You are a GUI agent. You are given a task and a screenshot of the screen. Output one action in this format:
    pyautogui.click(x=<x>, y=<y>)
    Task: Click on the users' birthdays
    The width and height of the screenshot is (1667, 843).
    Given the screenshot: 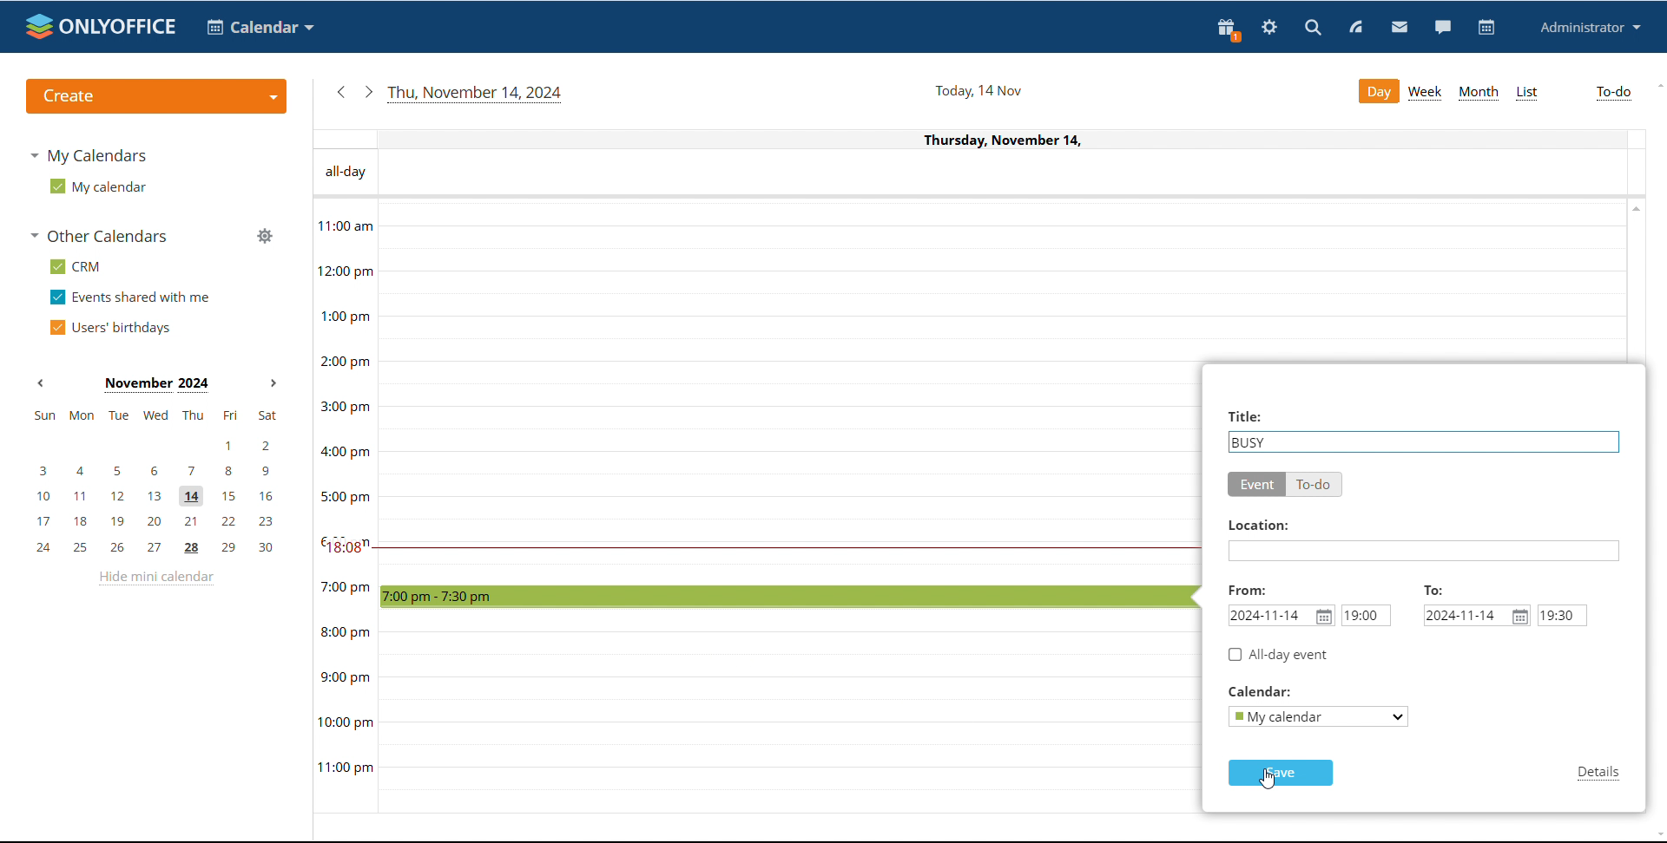 What is the action you would take?
    pyautogui.click(x=107, y=329)
    